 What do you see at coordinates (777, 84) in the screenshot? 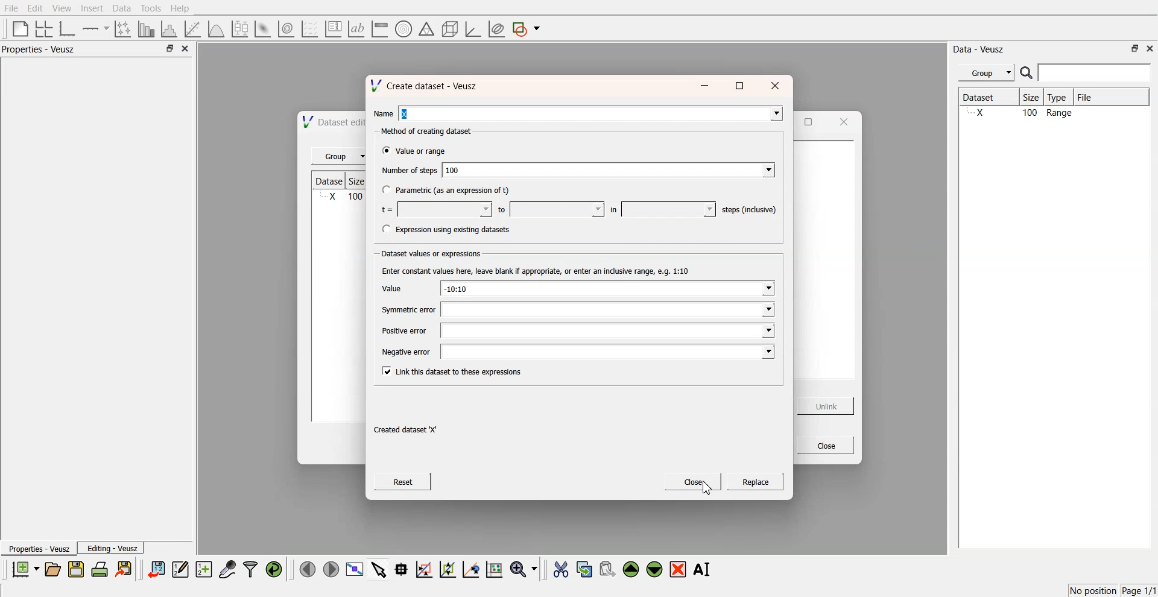
I see `close` at bounding box center [777, 84].